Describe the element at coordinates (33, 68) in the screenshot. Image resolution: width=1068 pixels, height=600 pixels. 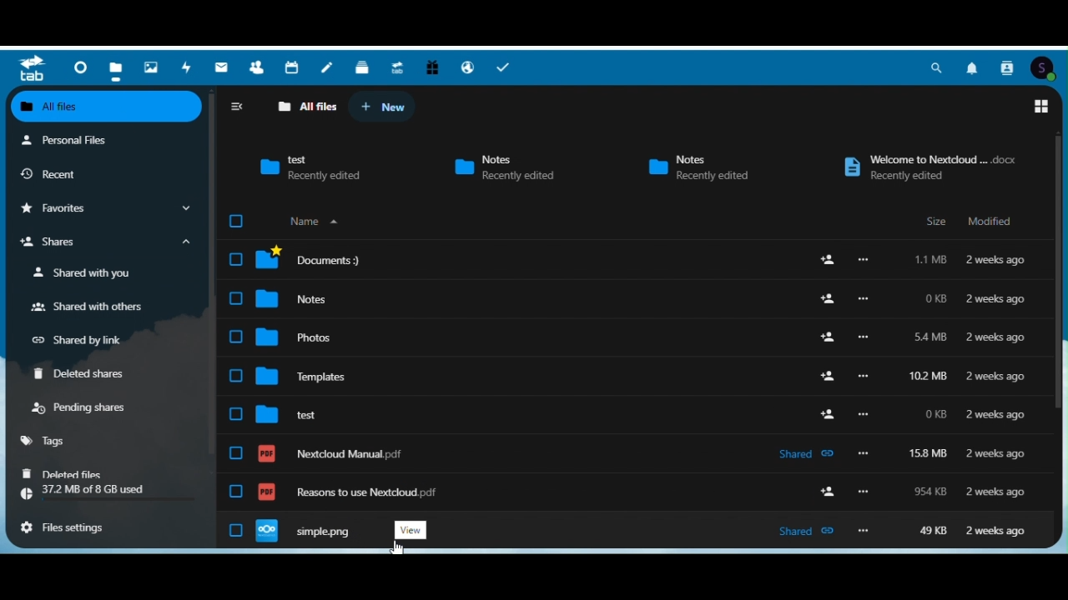
I see `tab` at that location.